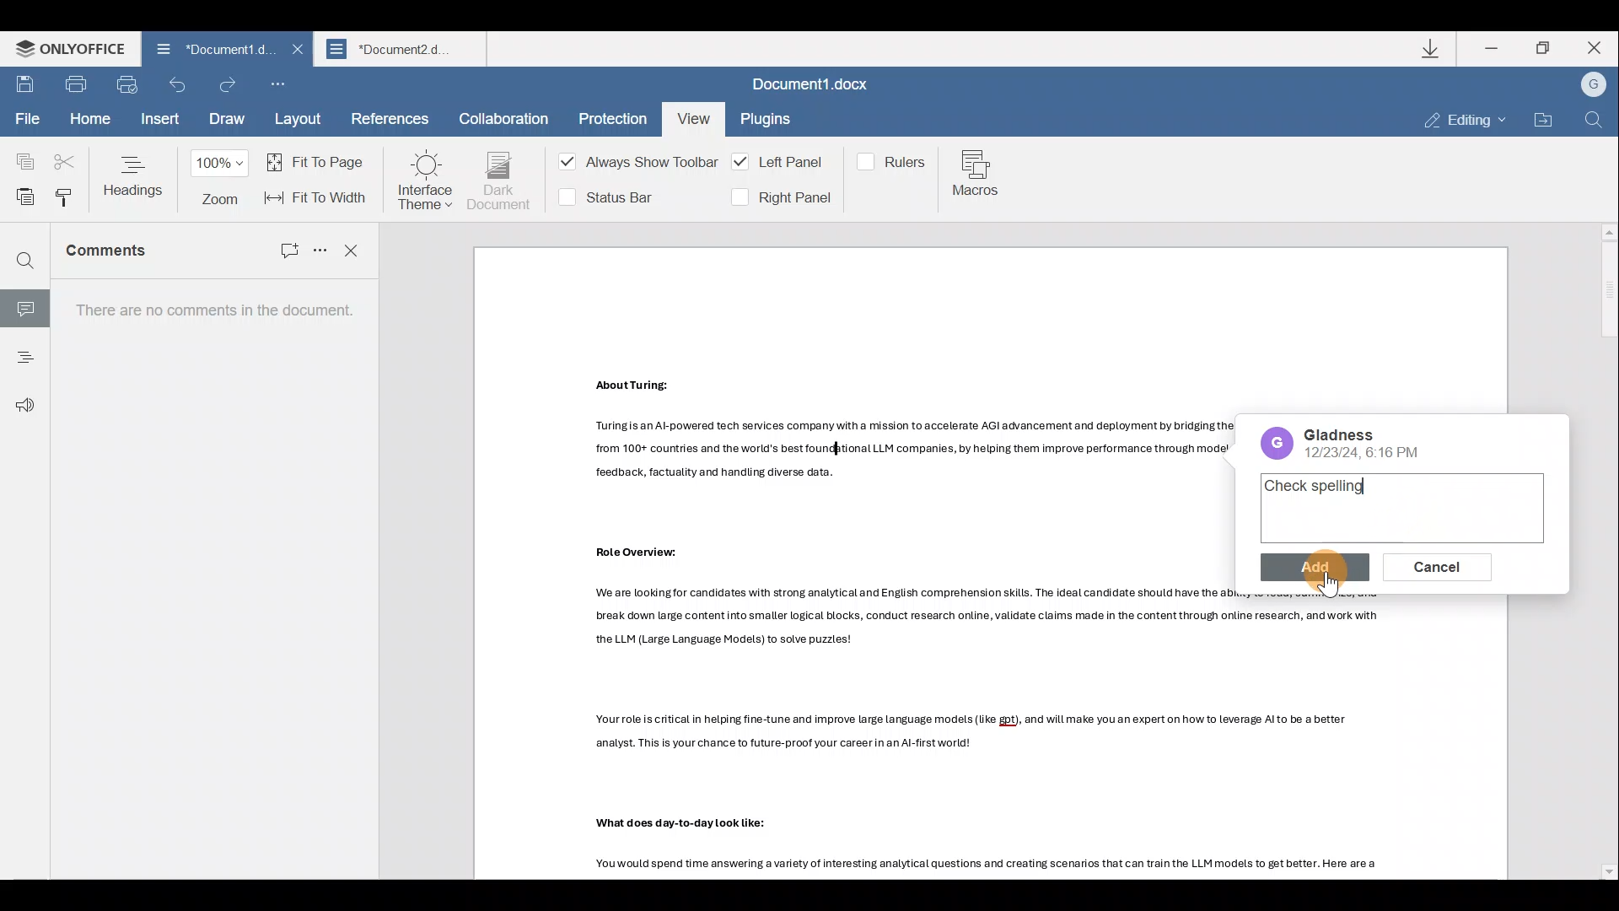 This screenshot has width=1619, height=911. What do you see at coordinates (80, 87) in the screenshot?
I see `Print file` at bounding box center [80, 87].